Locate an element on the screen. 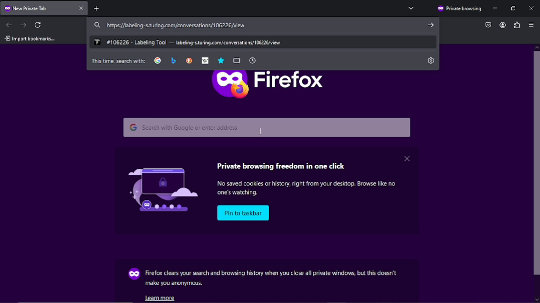 Image resolution: width=540 pixels, height=303 pixels. add tab is located at coordinates (101, 8).